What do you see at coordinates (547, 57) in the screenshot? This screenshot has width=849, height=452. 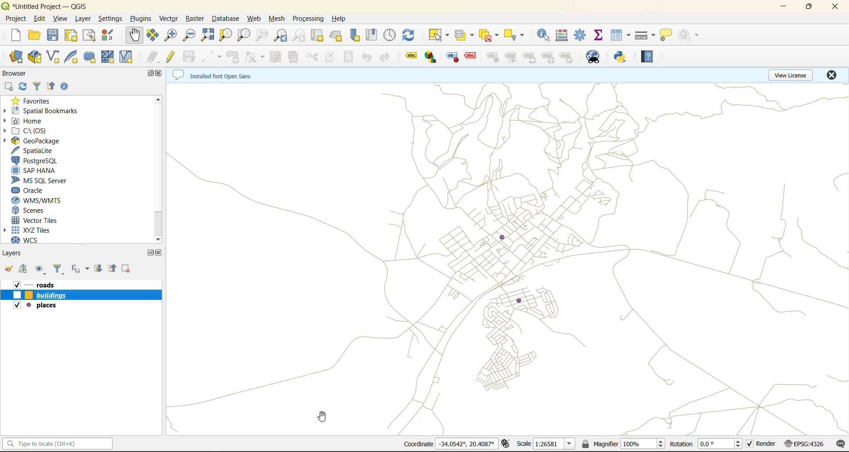 I see `Rotate Label` at bounding box center [547, 57].